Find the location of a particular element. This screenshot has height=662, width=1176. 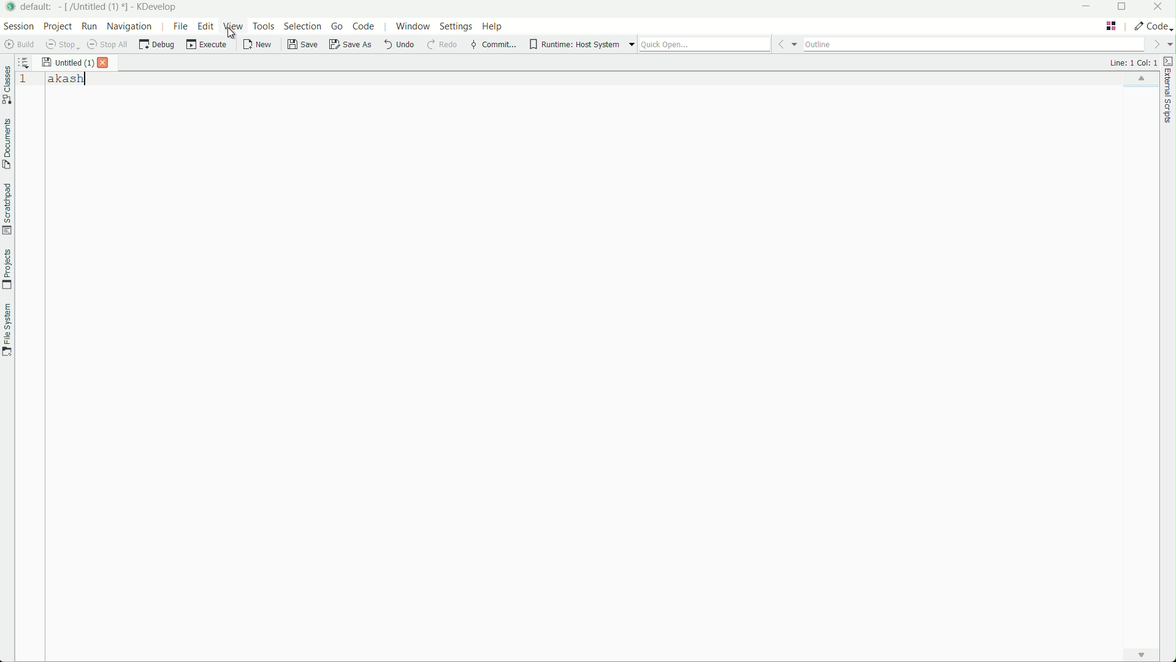

minimize is located at coordinates (1090, 8).